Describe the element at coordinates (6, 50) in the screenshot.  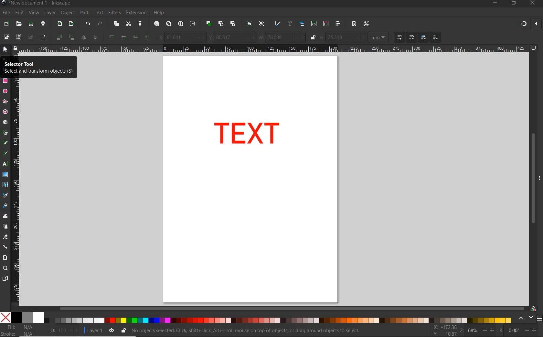
I see `selector tool` at that location.